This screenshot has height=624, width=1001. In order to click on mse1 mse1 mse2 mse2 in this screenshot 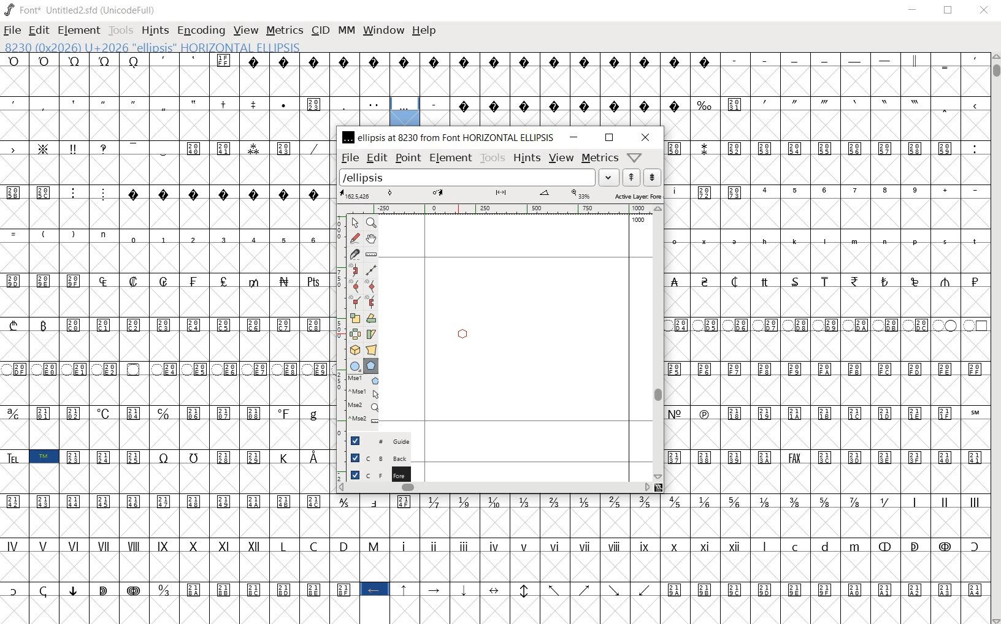, I will do `click(359, 400)`.